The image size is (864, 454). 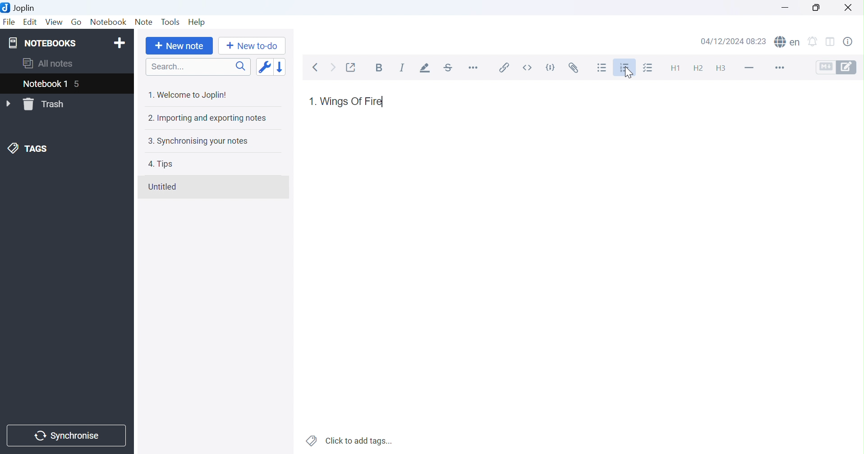 I want to click on NOTEBOOKS, so click(x=41, y=43).